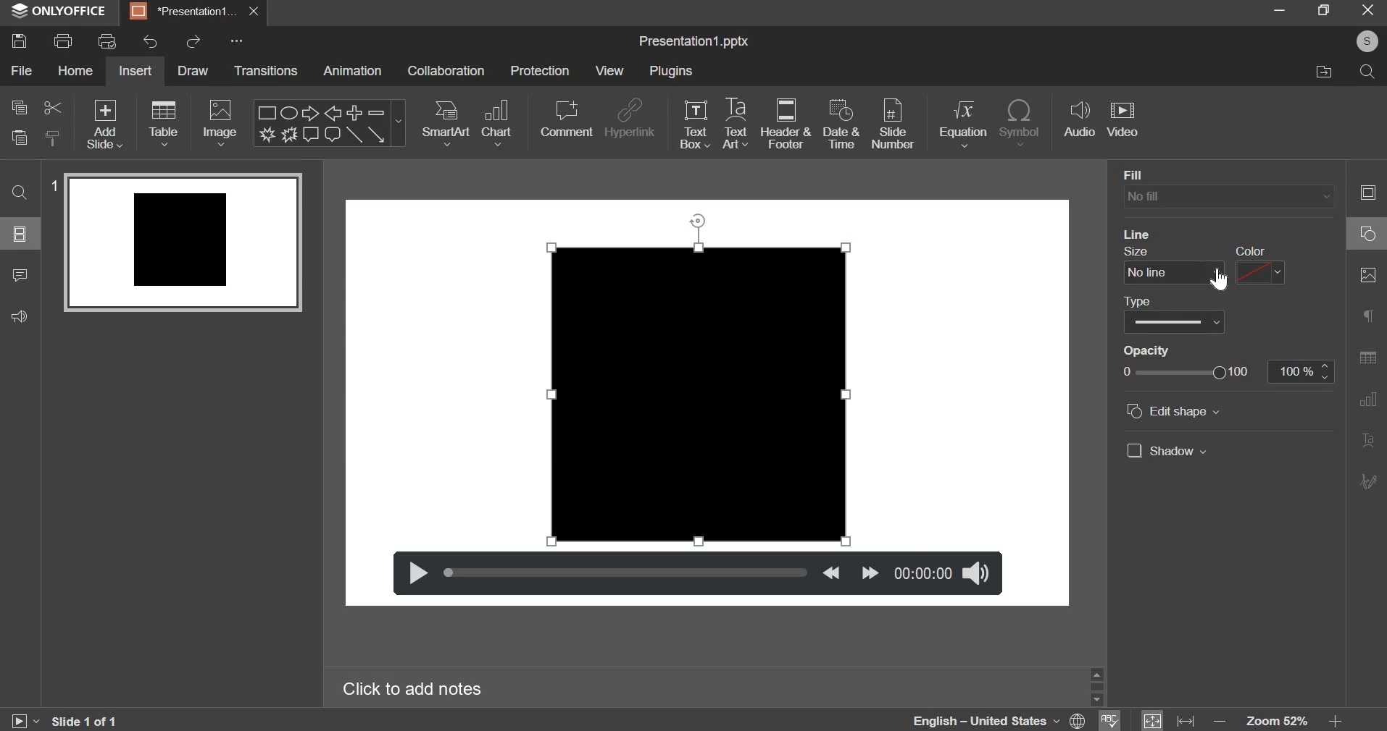 This screenshot has height=731, width=1387. I want to click on date & time, so click(839, 123).